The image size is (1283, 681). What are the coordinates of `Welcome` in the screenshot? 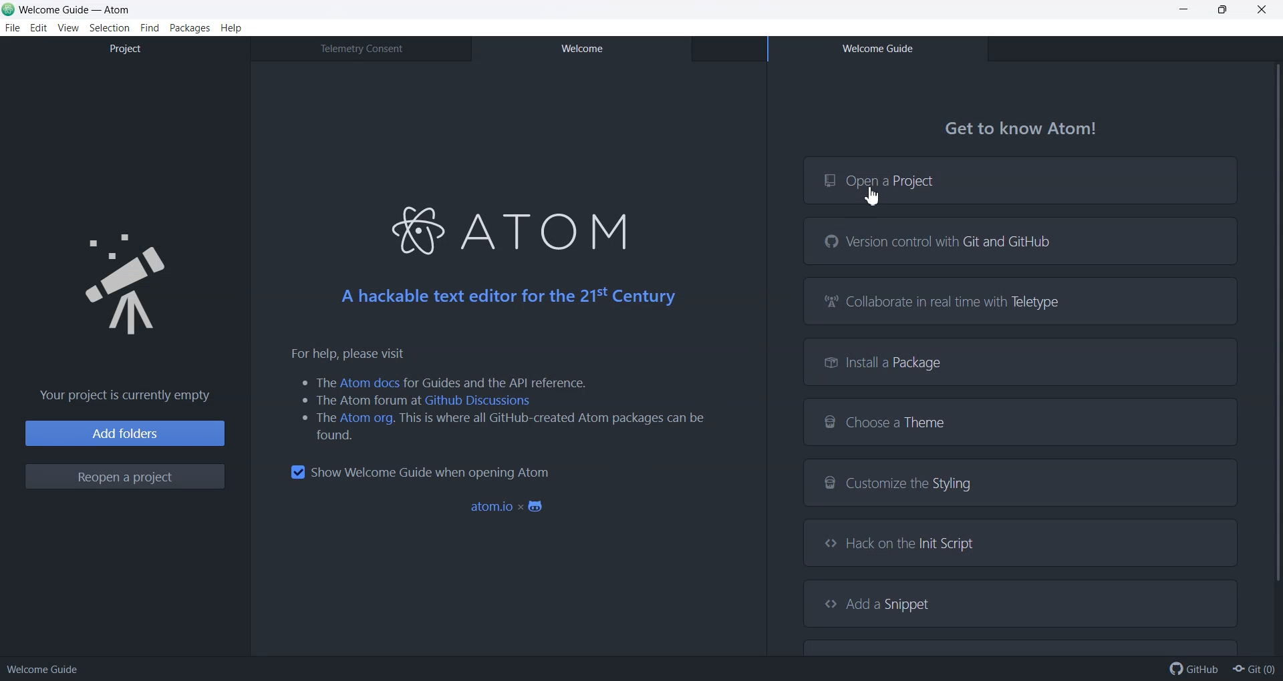 It's located at (581, 48).